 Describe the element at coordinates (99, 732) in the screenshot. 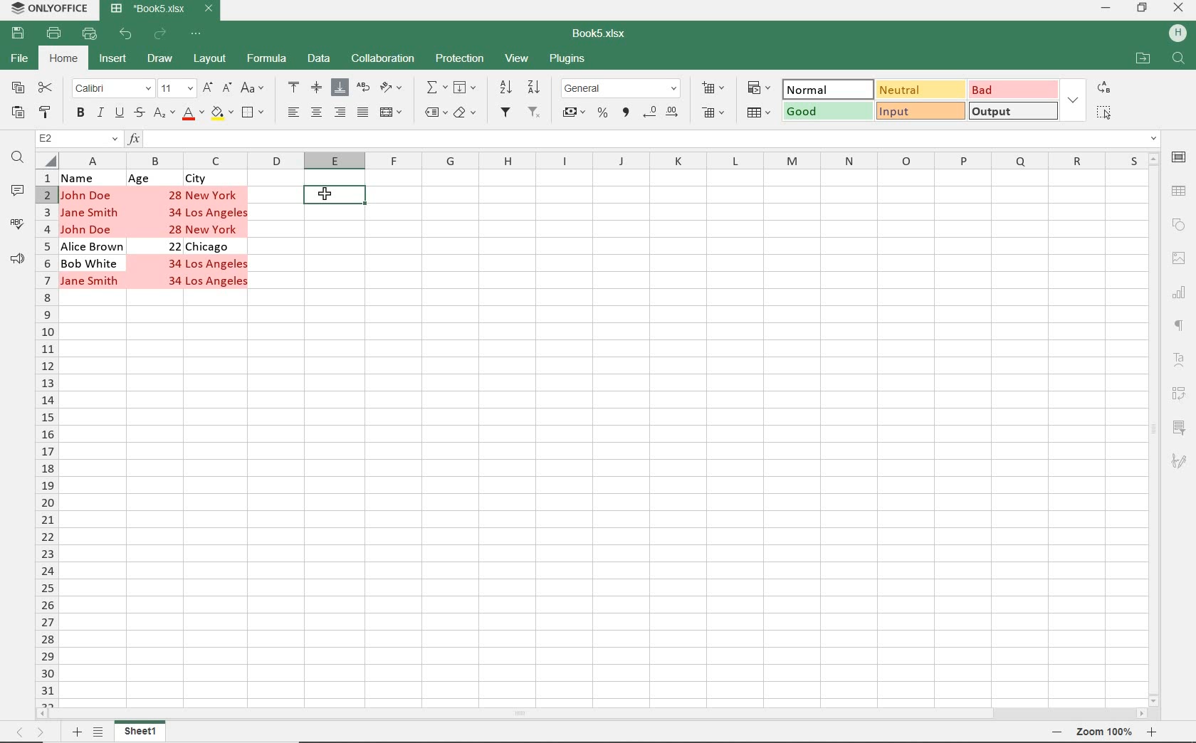

I see `LIST SHEETS` at that location.